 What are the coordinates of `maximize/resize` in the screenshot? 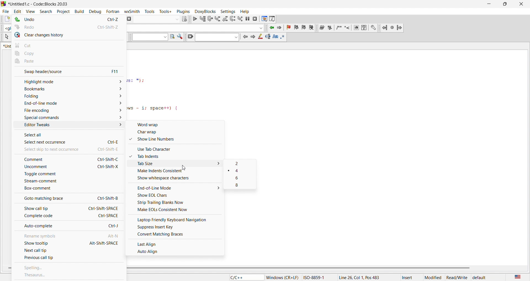 It's located at (507, 3).